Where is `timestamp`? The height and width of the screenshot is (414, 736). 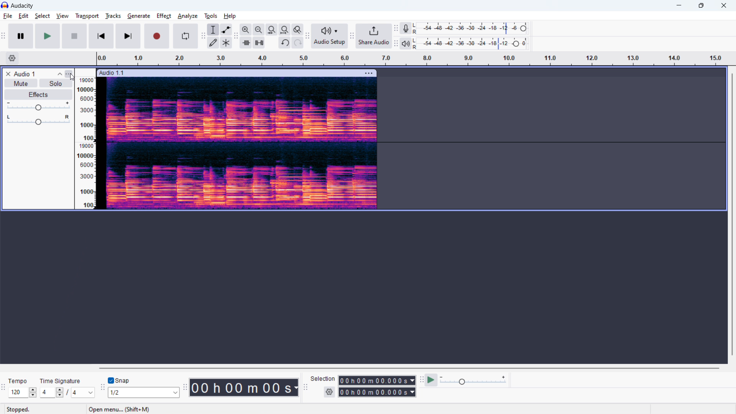 timestamp is located at coordinates (245, 387).